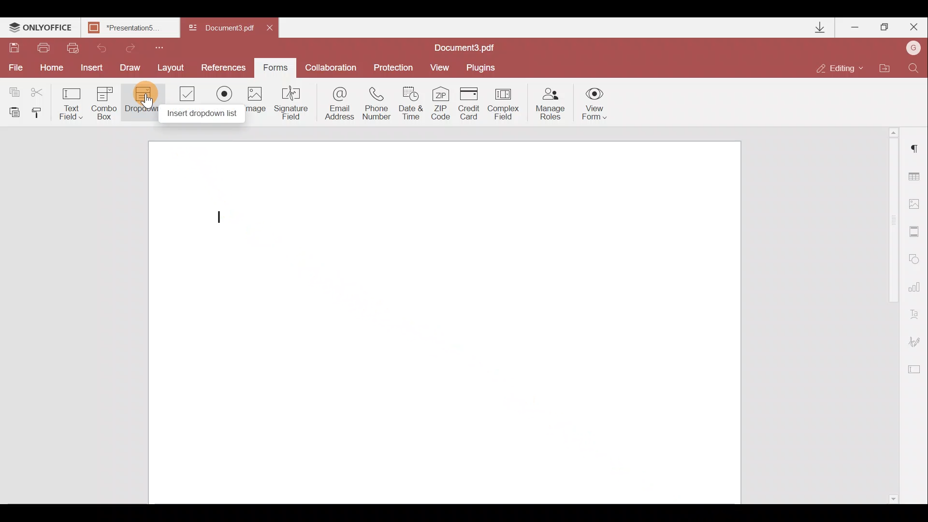 This screenshot has height=522, width=928. Describe the element at coordinates (143, 101) in the screenshot. I see `Drop down` at that location.